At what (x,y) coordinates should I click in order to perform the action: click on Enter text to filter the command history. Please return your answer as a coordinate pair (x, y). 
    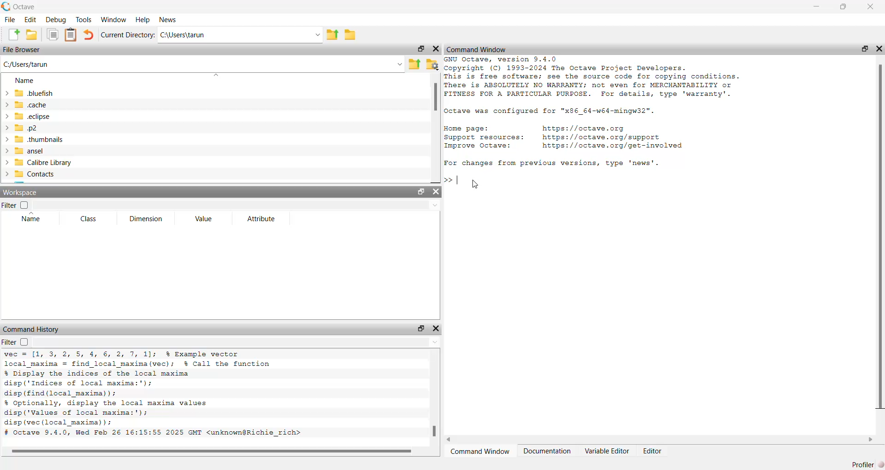
    Looking at the image, I should click on (238, 342).